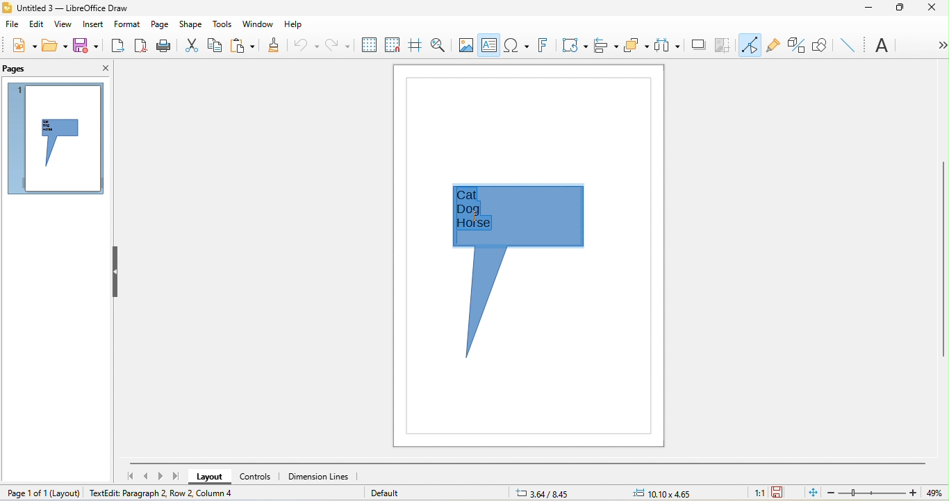 This screenshot has width=949, height=501. What do you see at coordinates (126, 26) in the screenshot?
I see `format` at bounding box center [126, 26].